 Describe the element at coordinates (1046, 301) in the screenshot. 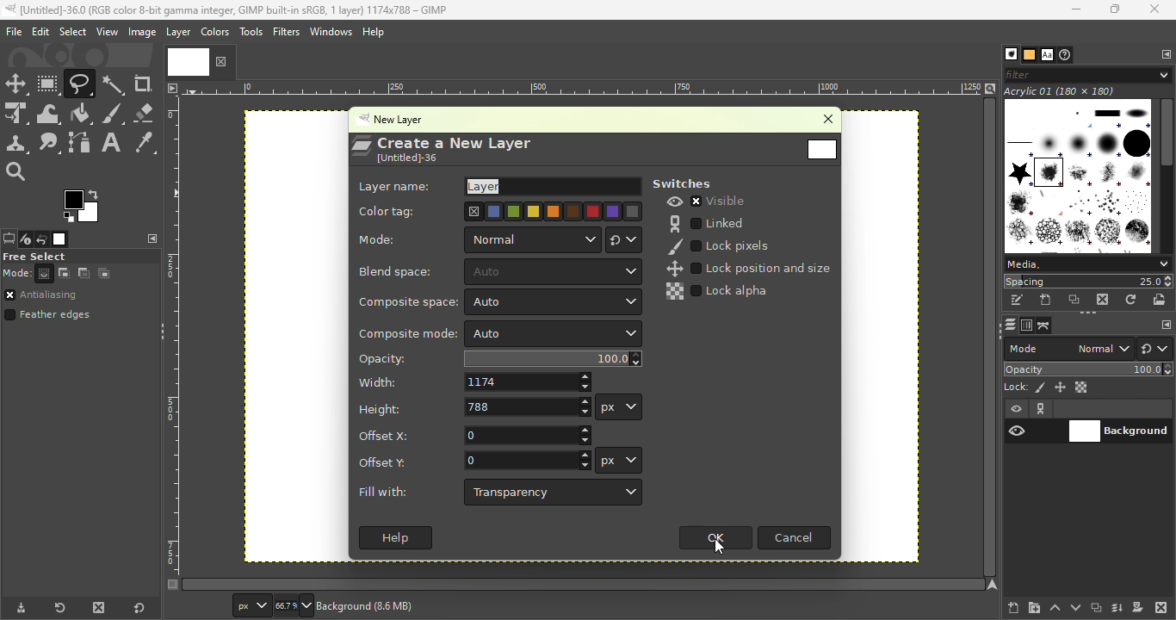

I see `Create a new brush` at that location.